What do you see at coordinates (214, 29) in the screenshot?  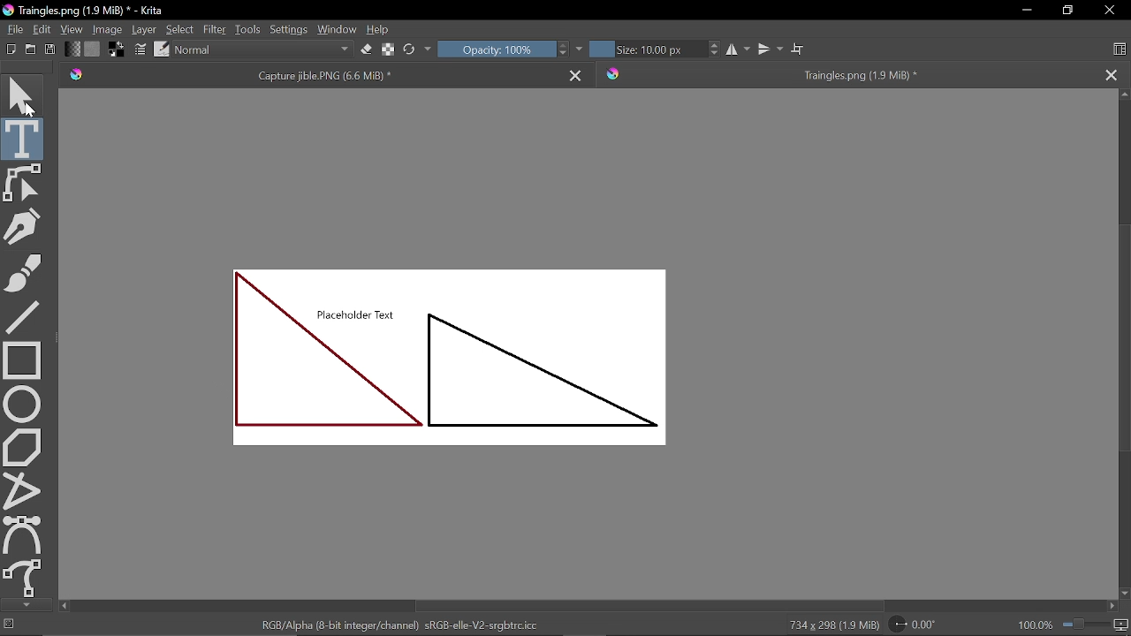 I see `Filter` at bounding box center [214, 29].